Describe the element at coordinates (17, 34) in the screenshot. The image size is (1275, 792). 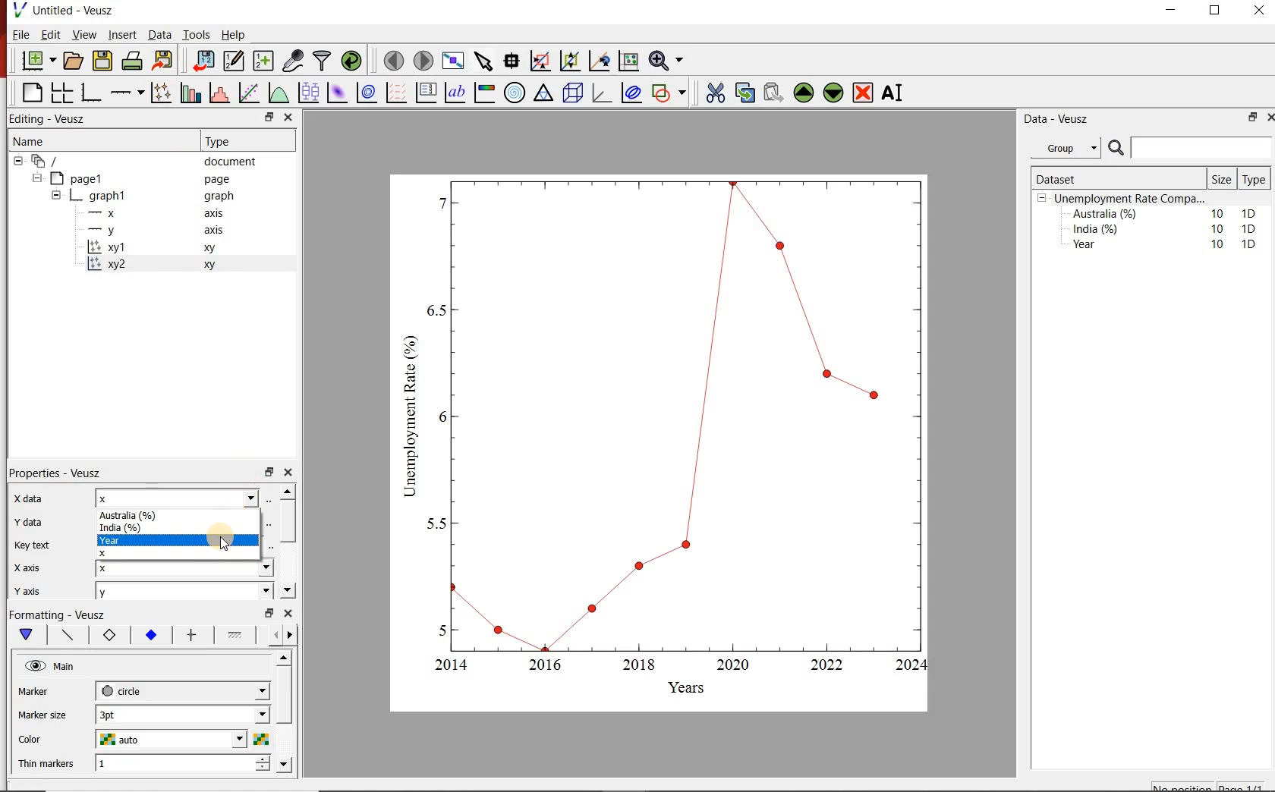
I see `| File` at that location.